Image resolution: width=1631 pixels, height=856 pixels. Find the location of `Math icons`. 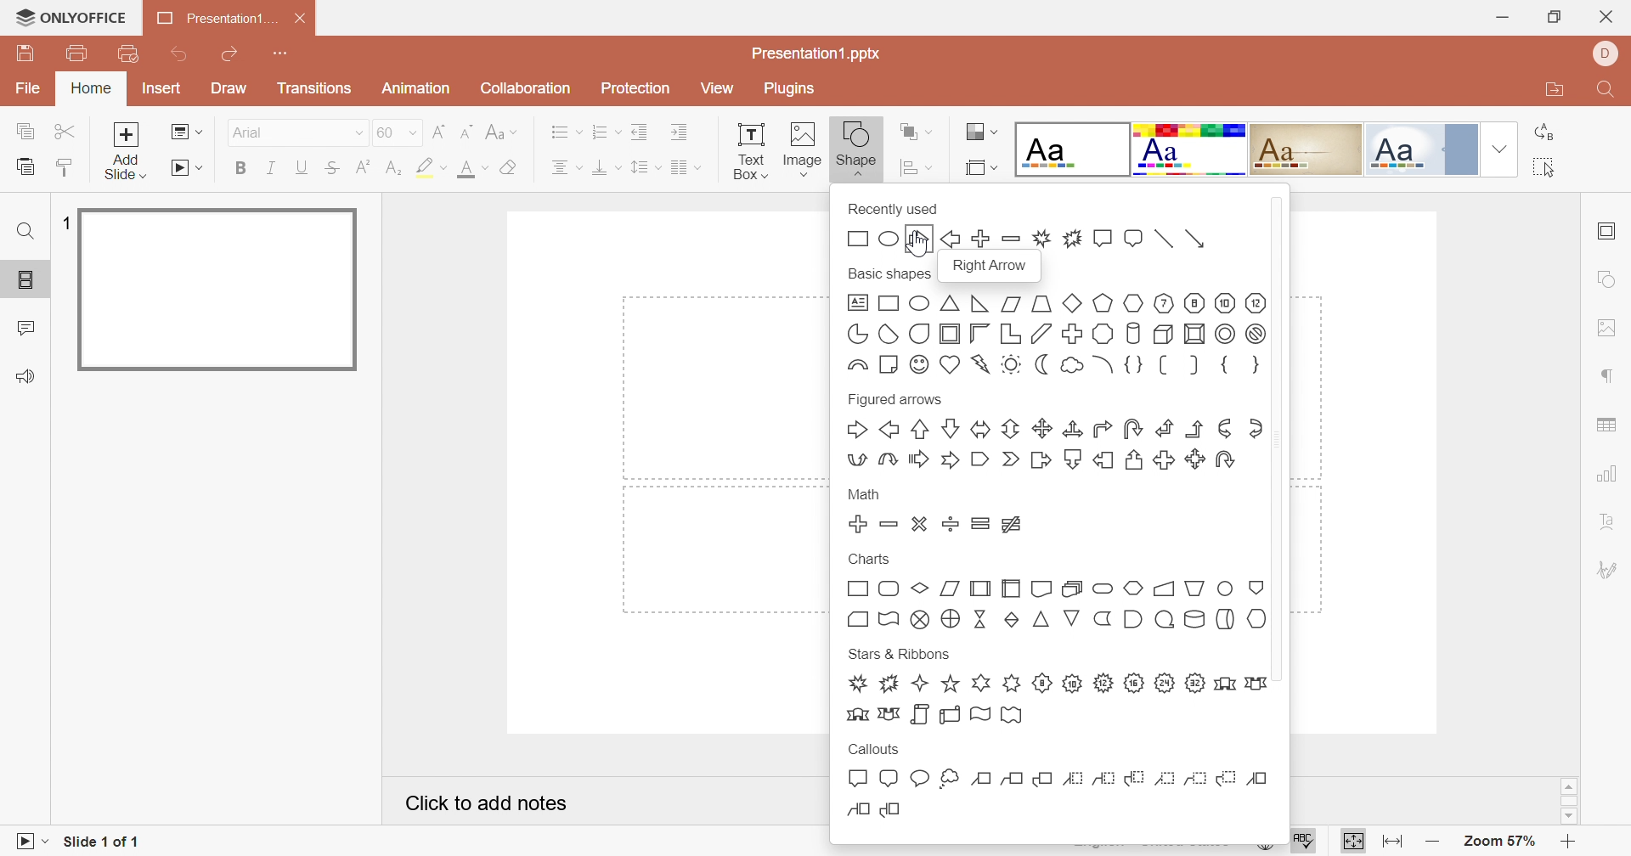

Math icons is located at coordinates (941, 522).